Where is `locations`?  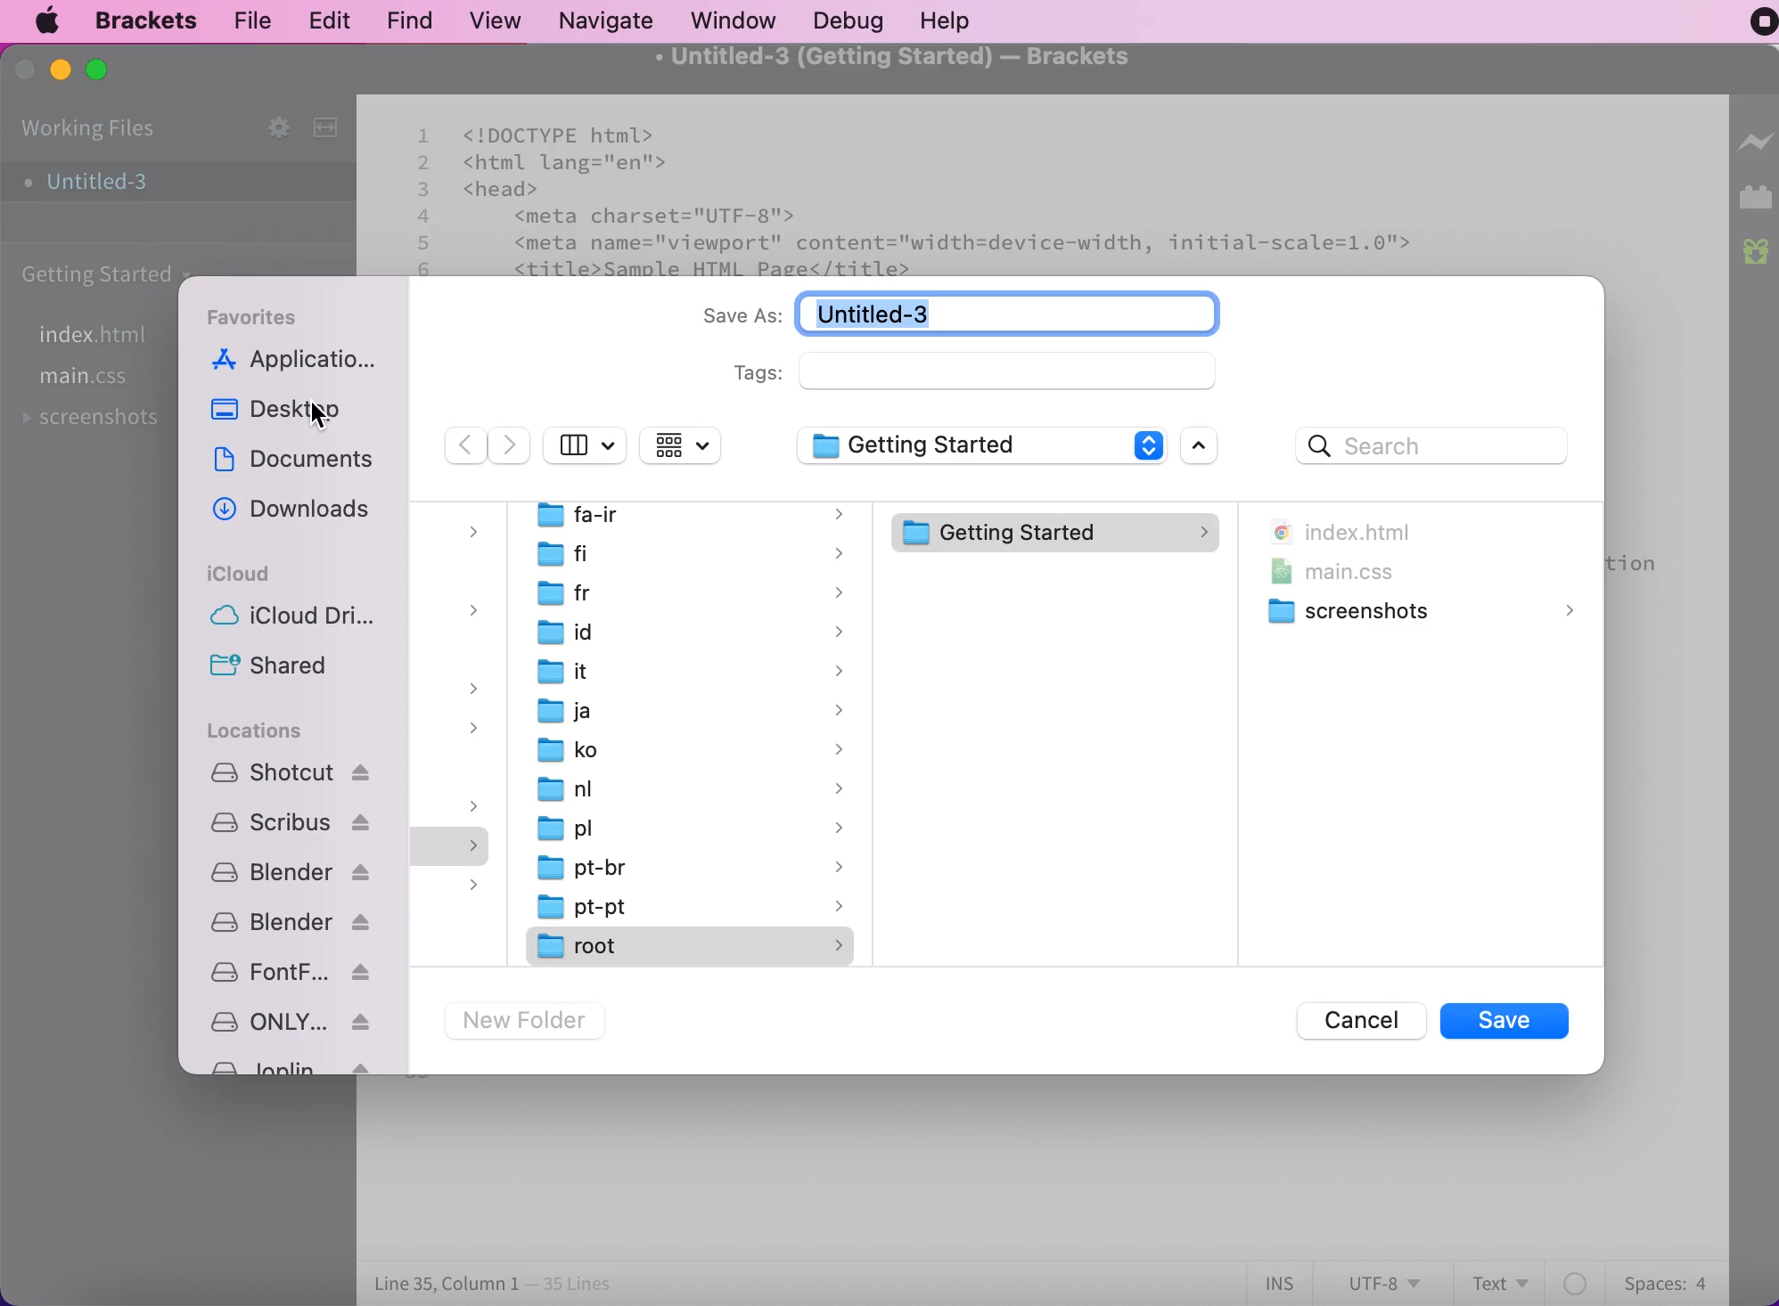 locations is located at coordinates (269, 734).